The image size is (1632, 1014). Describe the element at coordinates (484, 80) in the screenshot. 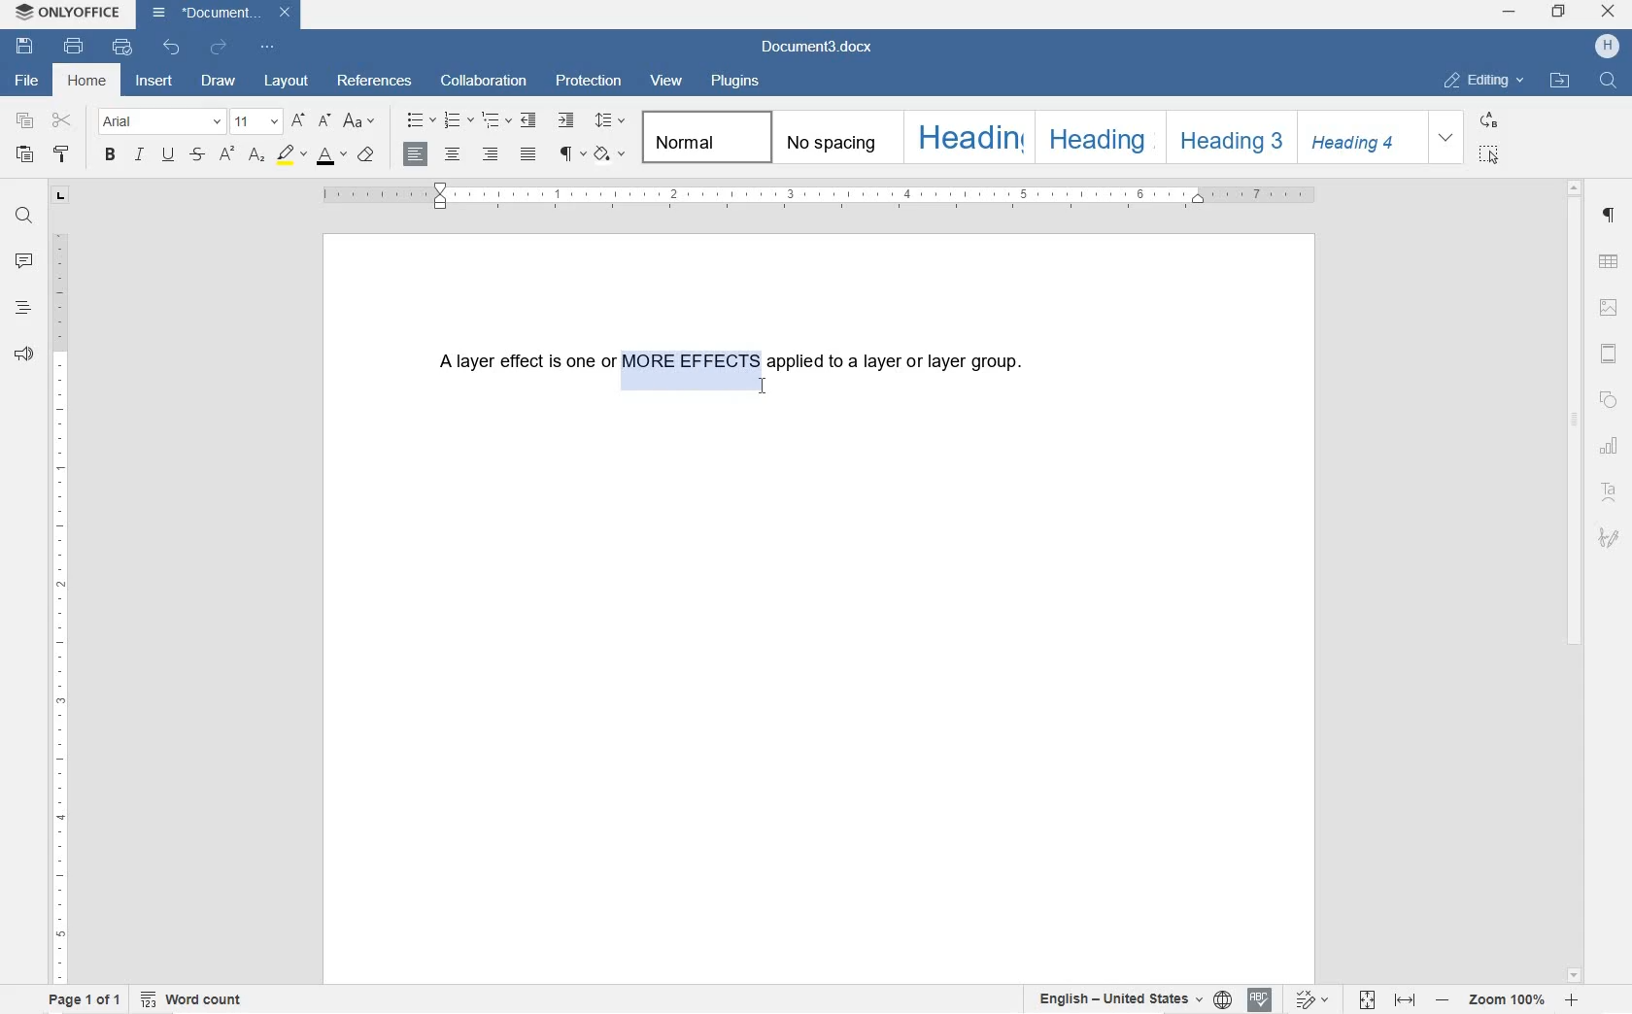

I see `COLLABORATION` at that location.